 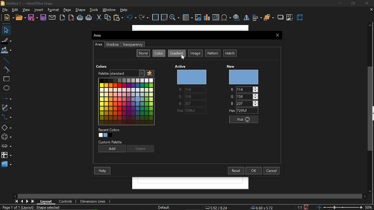 What do you see at coordinates (112, 45) in the screenshot?
I see `shadow` at bounding box center [112, 45].